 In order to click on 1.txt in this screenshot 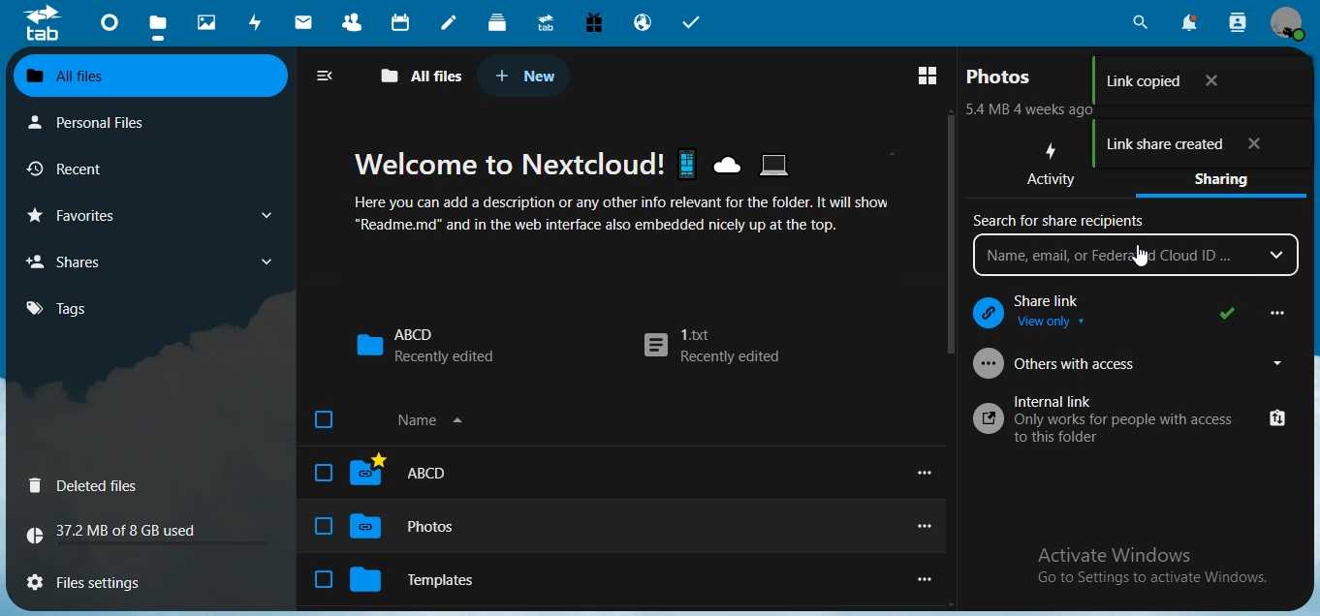, I will do `click(714, 346)`.